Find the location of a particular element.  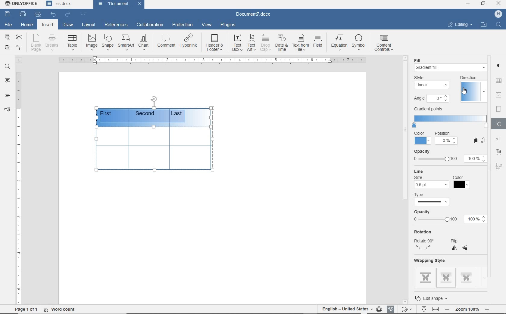

layout is located at coordinates (90, 25).